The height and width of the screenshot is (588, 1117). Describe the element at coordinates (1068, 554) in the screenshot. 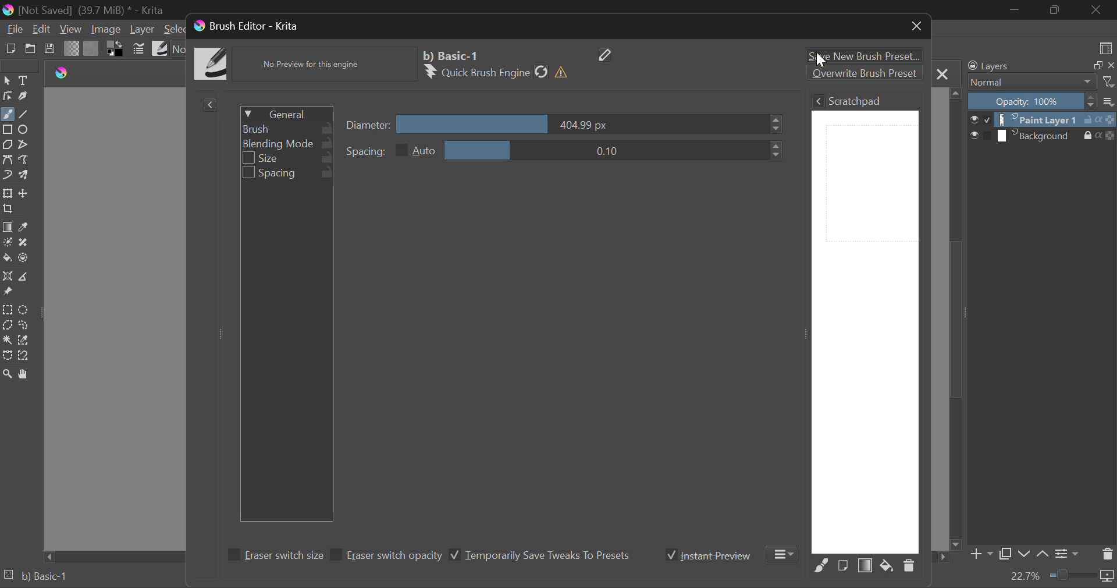

I see `Layer Settings` at that location.